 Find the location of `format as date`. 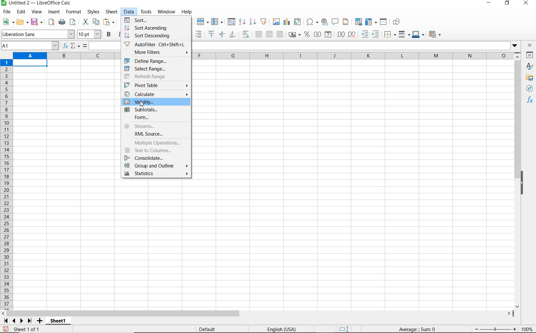

format as date is located at coordinates (329, 34).